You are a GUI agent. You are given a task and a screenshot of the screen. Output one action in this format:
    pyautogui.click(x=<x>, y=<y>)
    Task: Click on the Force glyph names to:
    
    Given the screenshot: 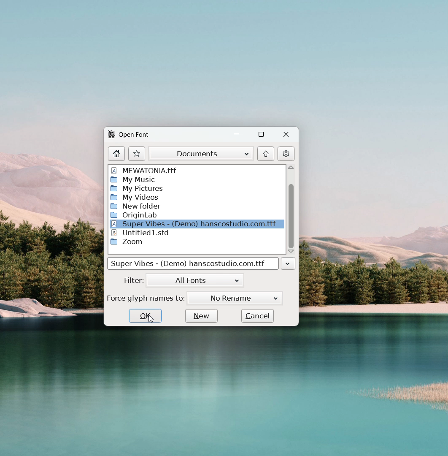 What is the action you would take?
    pyautogui.click(x=146, y=299)
    